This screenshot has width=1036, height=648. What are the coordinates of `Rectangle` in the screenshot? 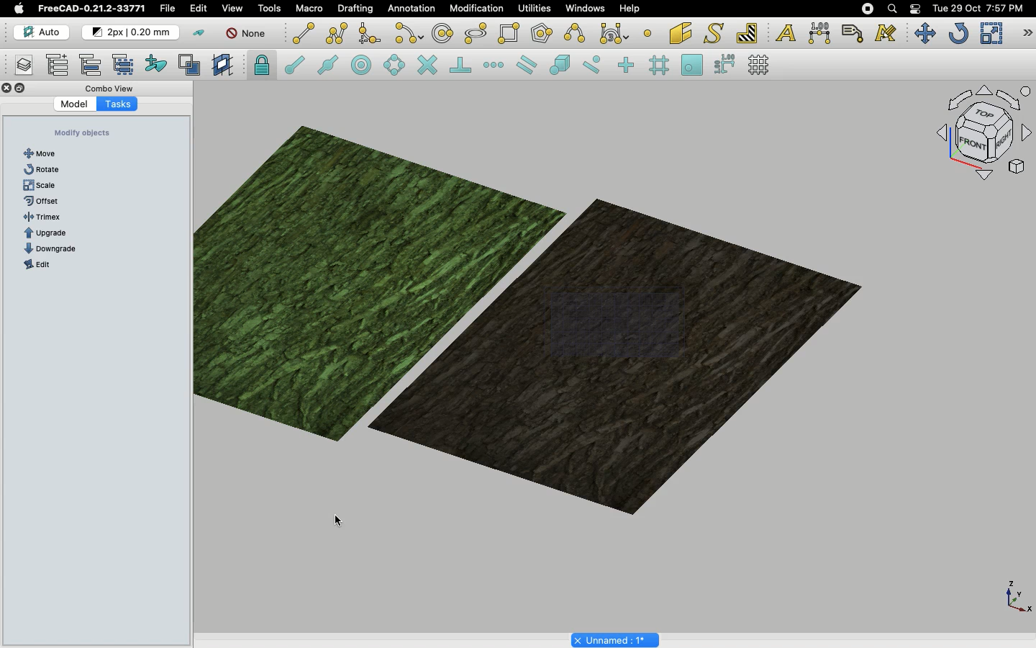 It's located at (512, 34).